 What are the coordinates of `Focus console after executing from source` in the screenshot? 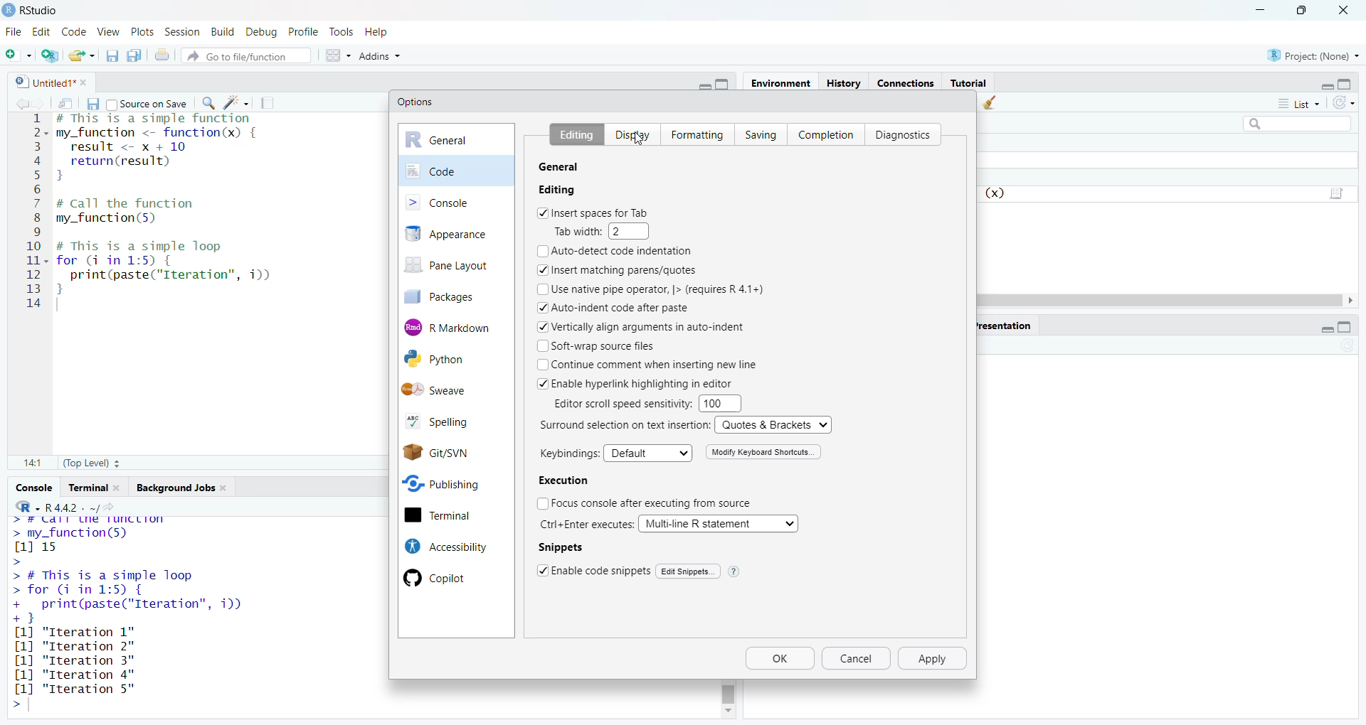 It's located at (644, 502).